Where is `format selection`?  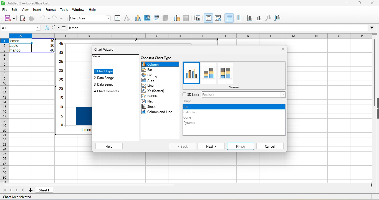 format selection is located at coordinates (118, 19).